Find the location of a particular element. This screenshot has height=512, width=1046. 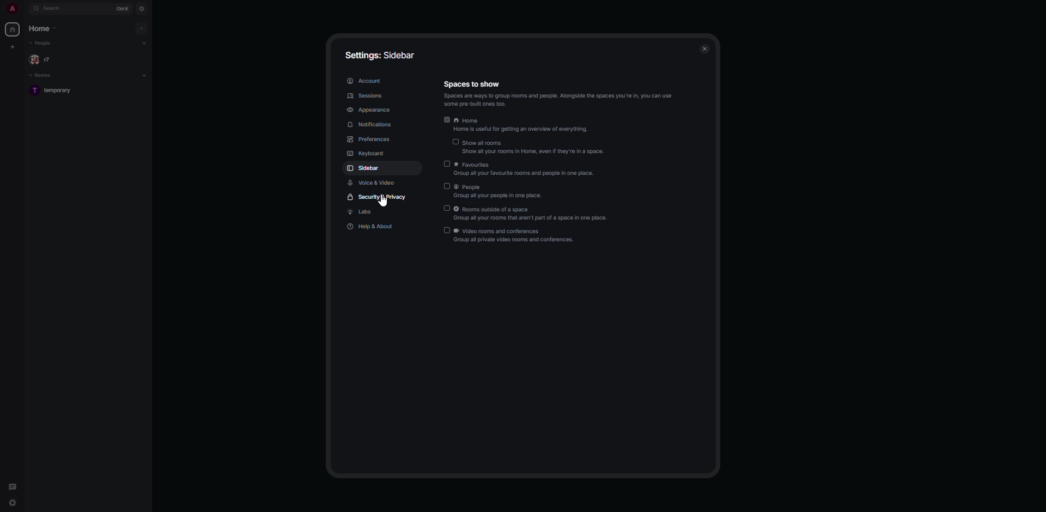

create space is located at coordinates (14, 47).